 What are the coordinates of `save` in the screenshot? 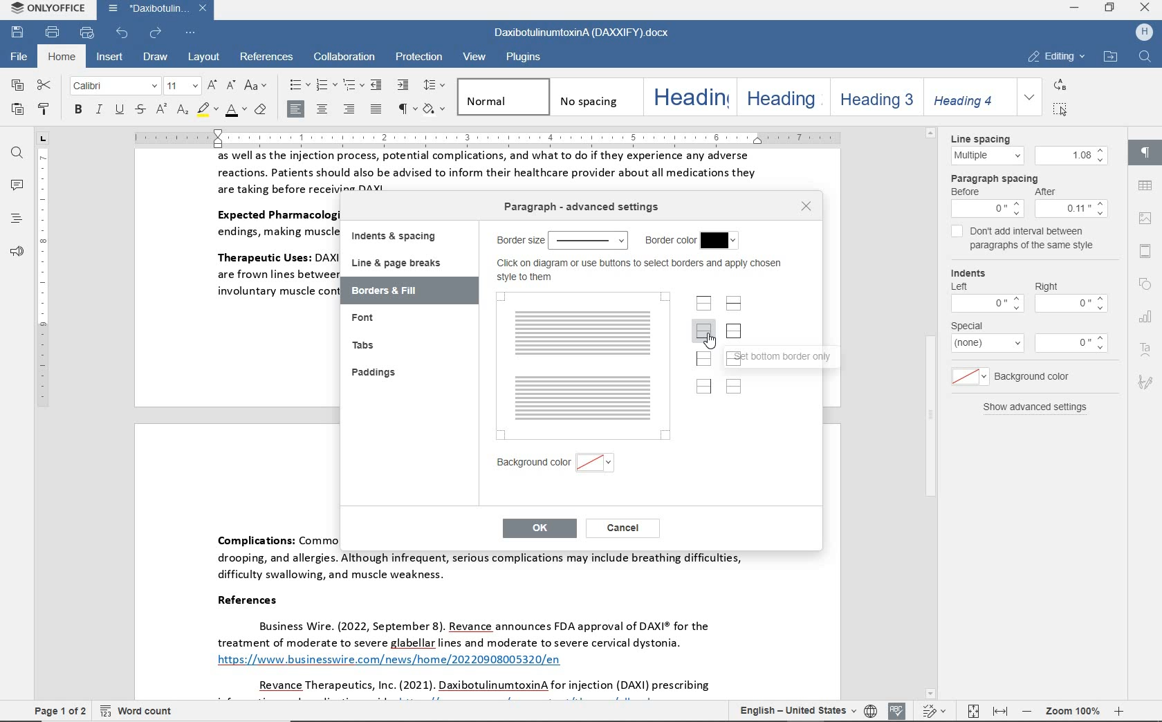 It's located at (18, 31).